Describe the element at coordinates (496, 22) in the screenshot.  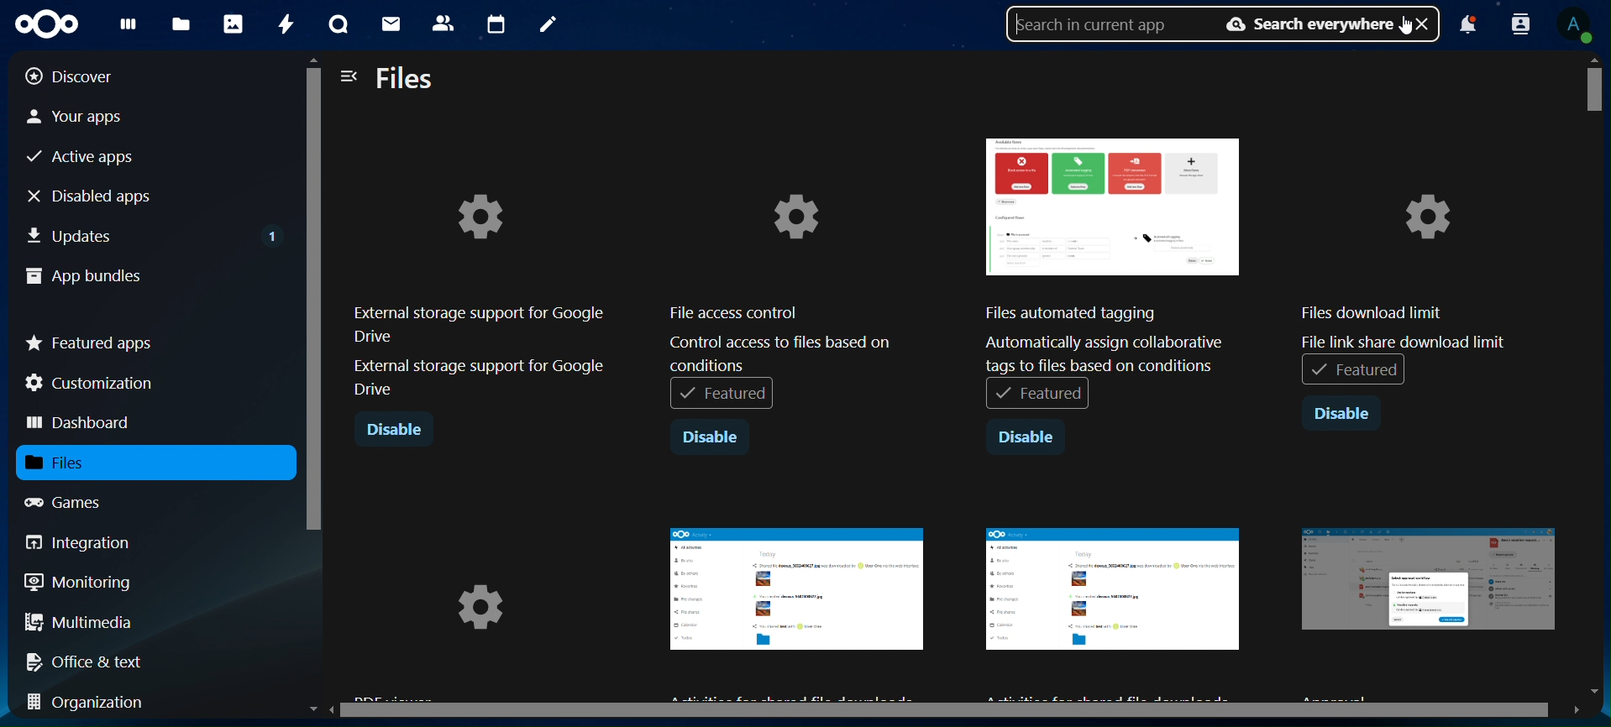
I see `calendar` at that location.